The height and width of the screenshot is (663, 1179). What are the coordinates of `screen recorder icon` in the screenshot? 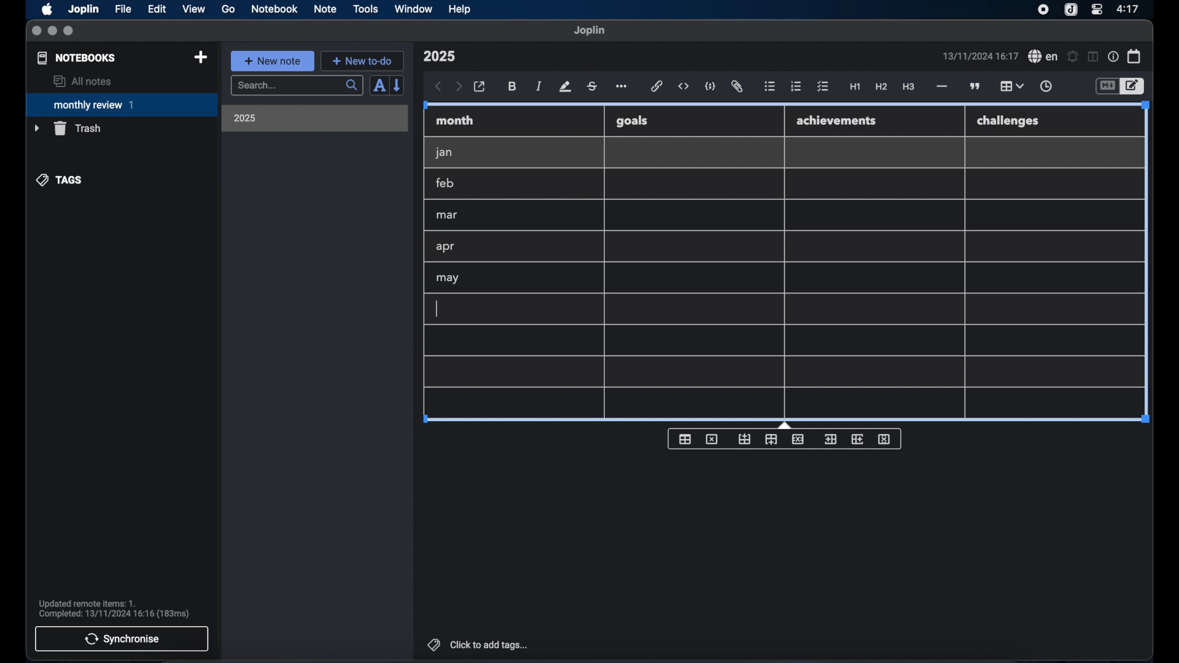 It's located at (1043, 10).